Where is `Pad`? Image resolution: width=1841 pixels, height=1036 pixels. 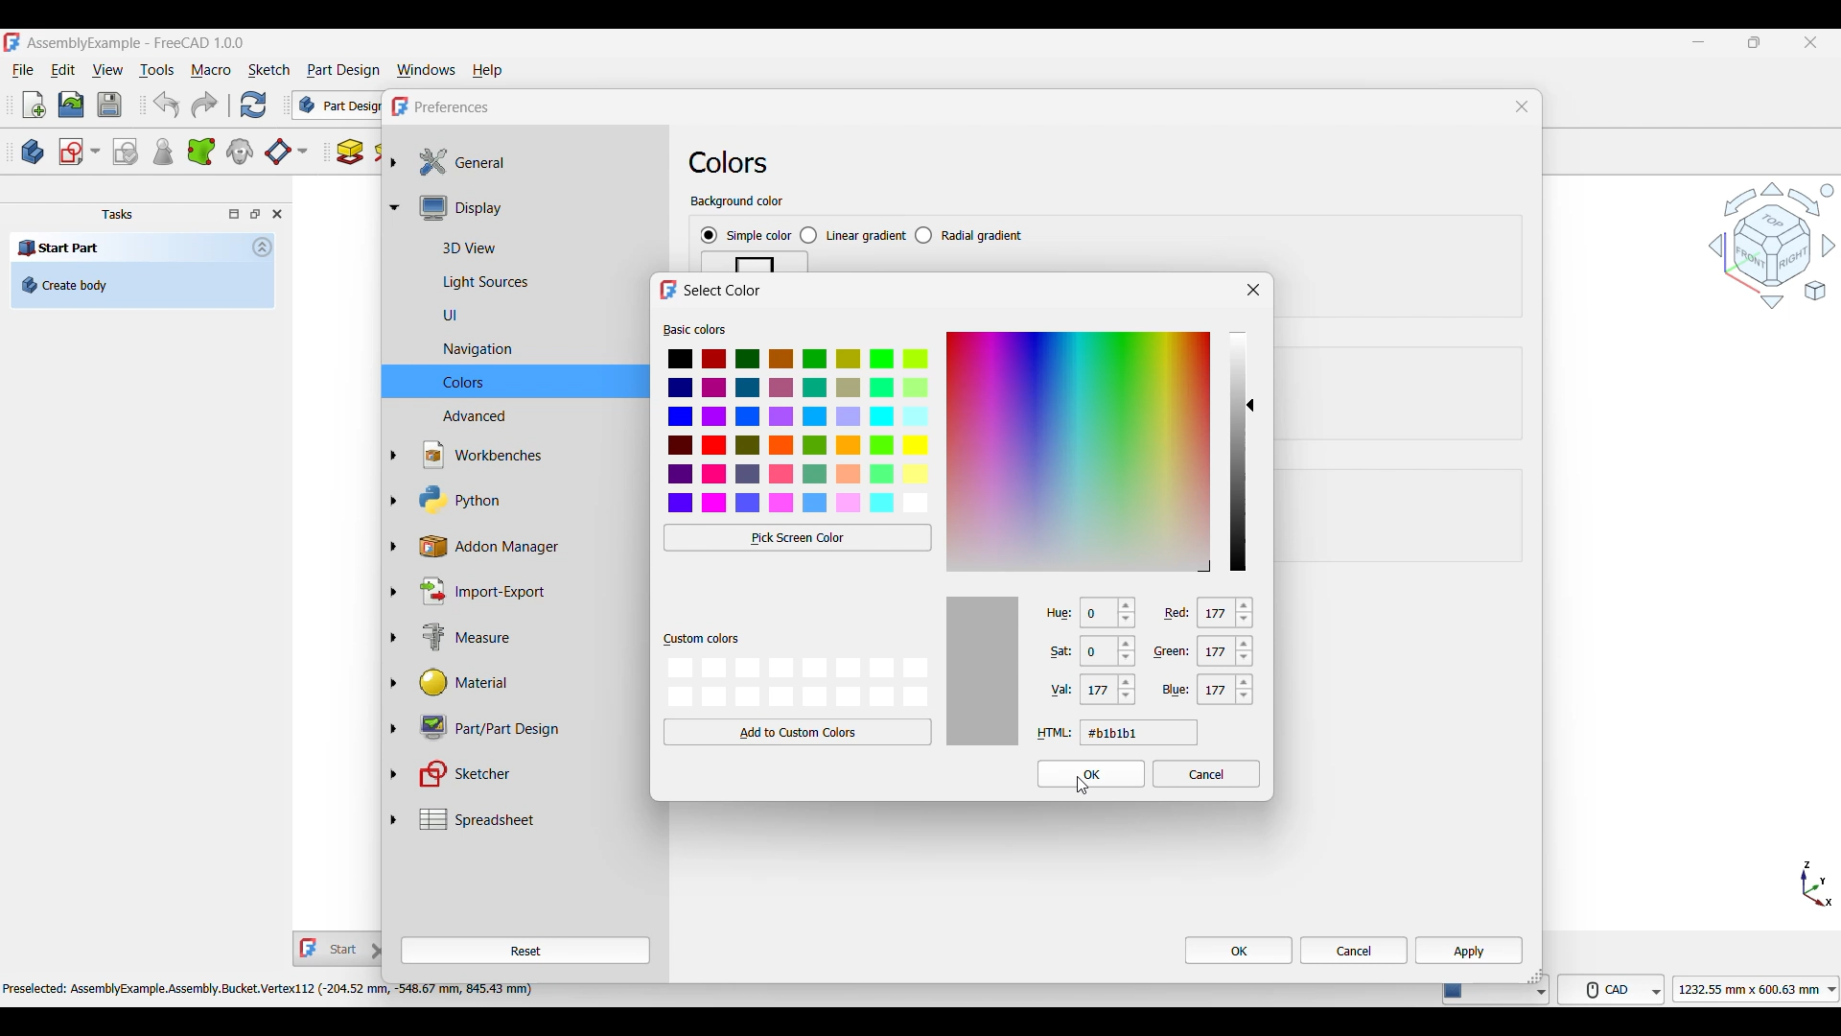
Pad is located at coordinates (350, 152).